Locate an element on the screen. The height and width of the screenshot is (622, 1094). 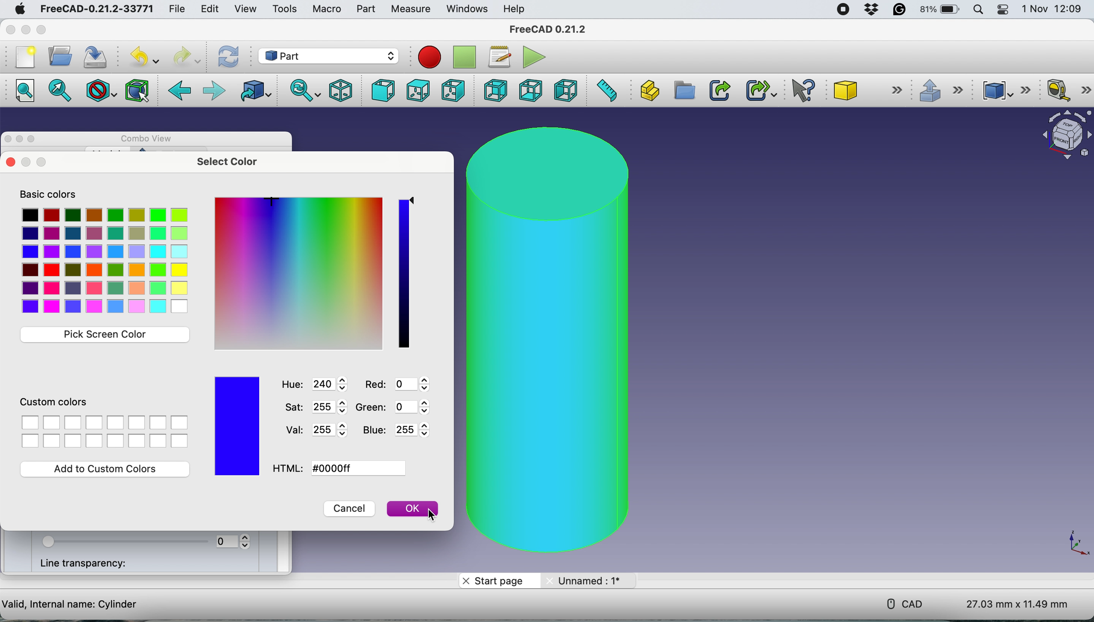
hue is located at coordinates (312, 385).